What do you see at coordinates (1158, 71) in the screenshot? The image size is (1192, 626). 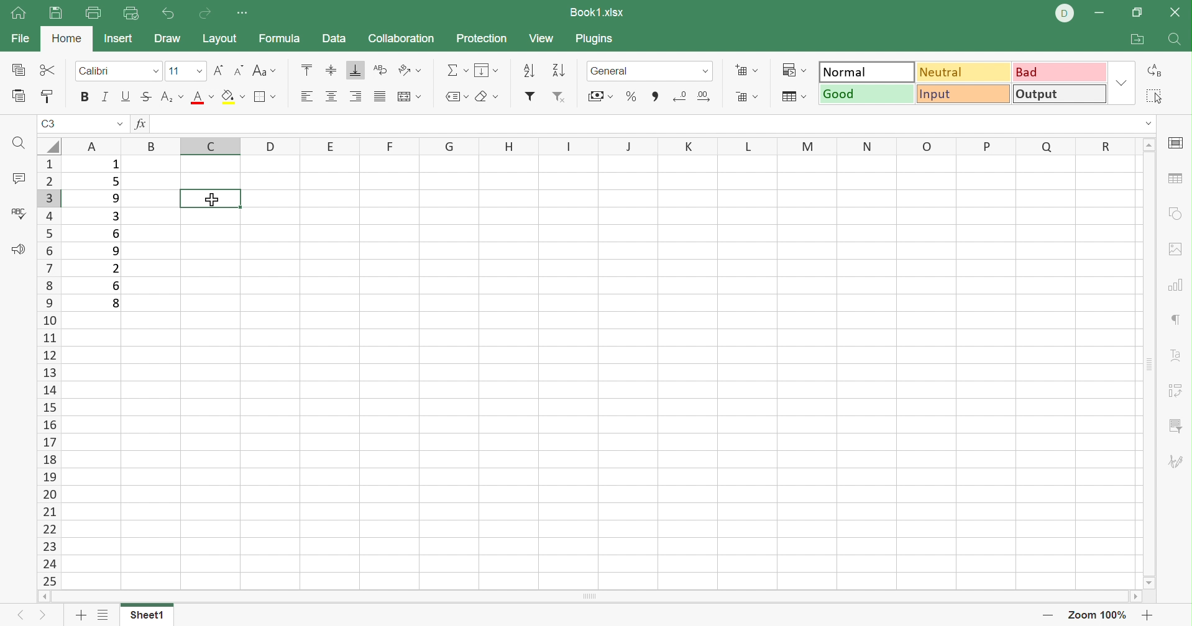 I see `Replace` at bounding box center [1158, 71].